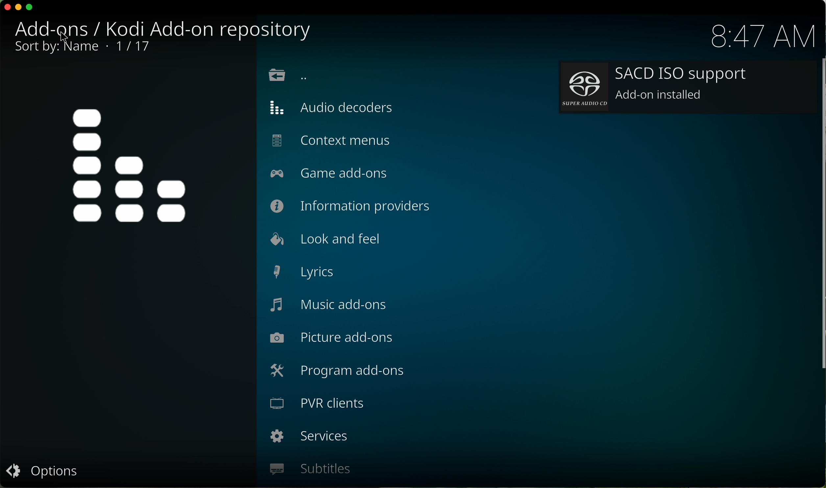 This screenshot has height=488, width=826. What do you see at coordinates (303, 272) in the screenshot?
I see `lyrics` at bounding box center [303, 272].